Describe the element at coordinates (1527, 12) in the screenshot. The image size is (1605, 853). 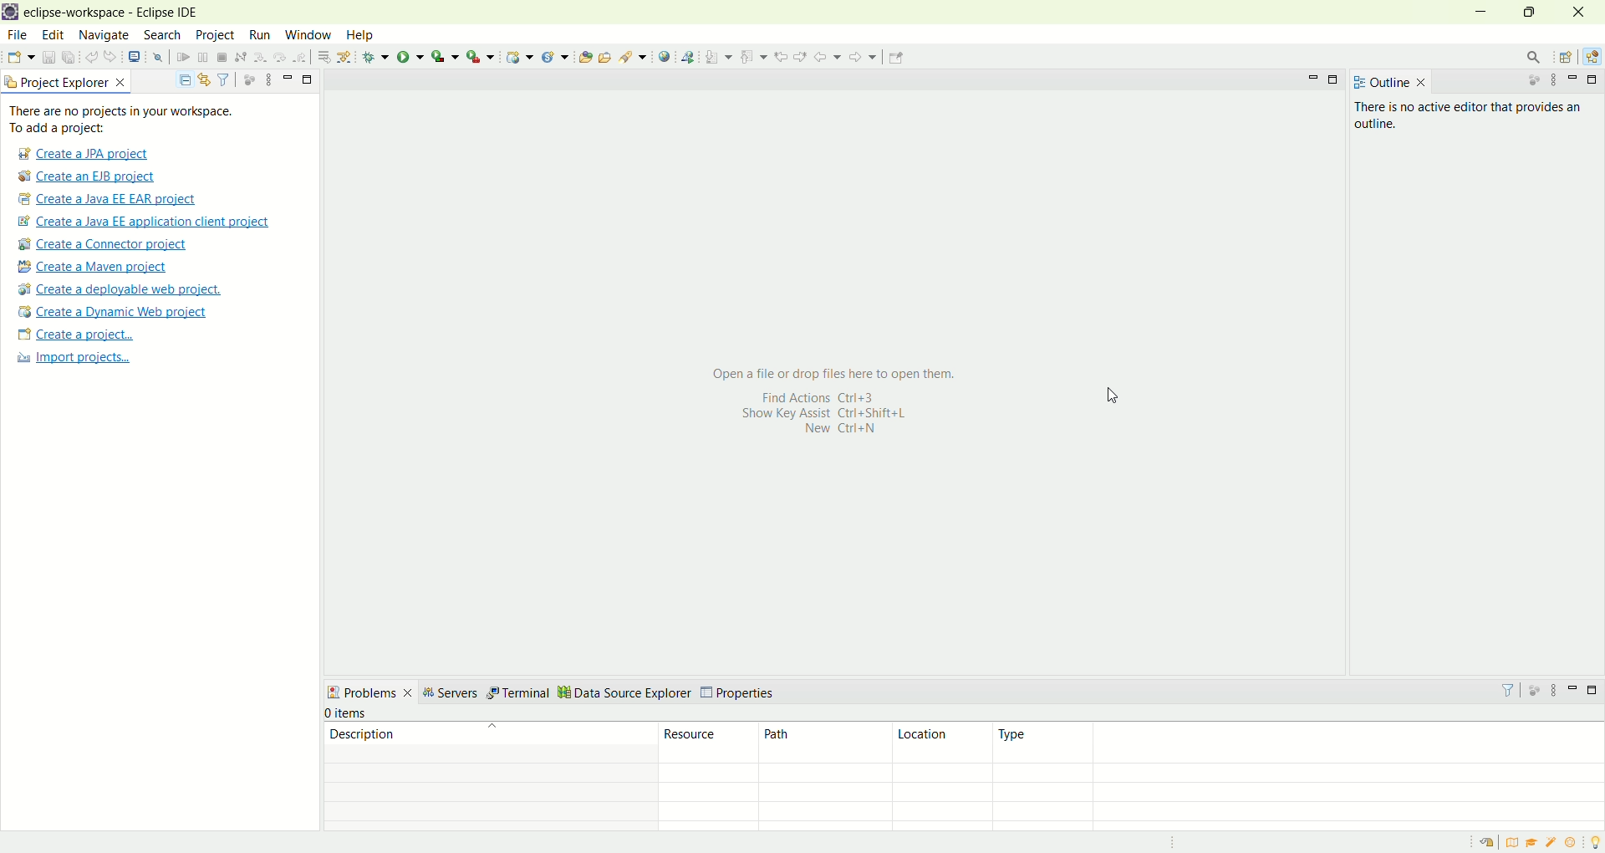
I see `maximize` at that location.